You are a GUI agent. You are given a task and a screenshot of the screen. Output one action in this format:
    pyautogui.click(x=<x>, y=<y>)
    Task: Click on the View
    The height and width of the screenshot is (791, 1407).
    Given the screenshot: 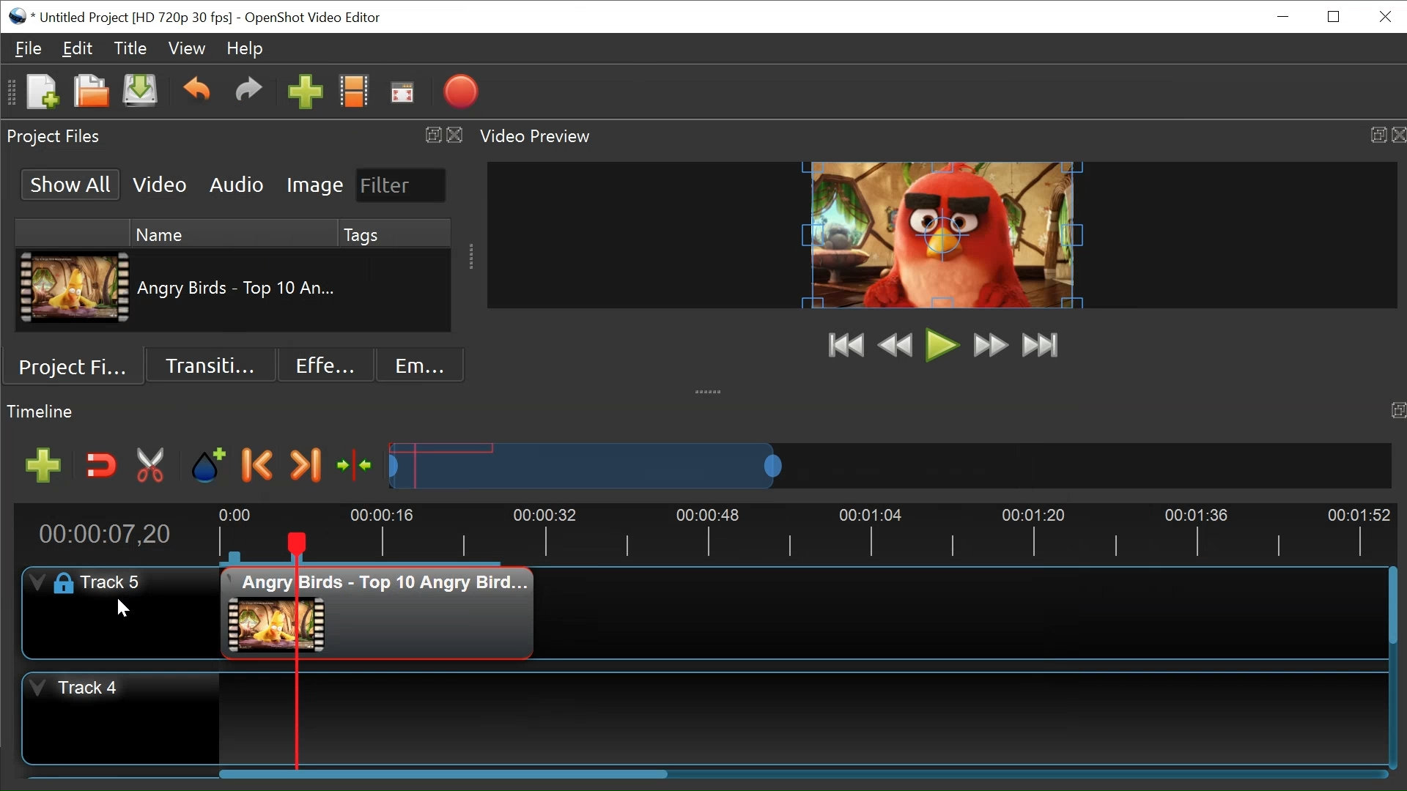 What is the action you would take?
    pyautogui.click(x=186, y=48)
    